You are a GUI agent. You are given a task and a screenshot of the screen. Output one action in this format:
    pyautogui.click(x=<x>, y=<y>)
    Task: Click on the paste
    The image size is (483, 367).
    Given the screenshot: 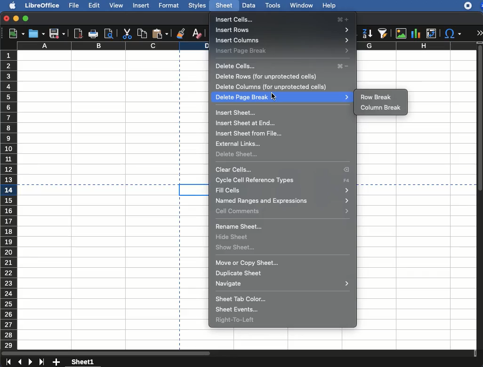 What is the action you would take?
    pyautogui.click(x=161, y=33)
    